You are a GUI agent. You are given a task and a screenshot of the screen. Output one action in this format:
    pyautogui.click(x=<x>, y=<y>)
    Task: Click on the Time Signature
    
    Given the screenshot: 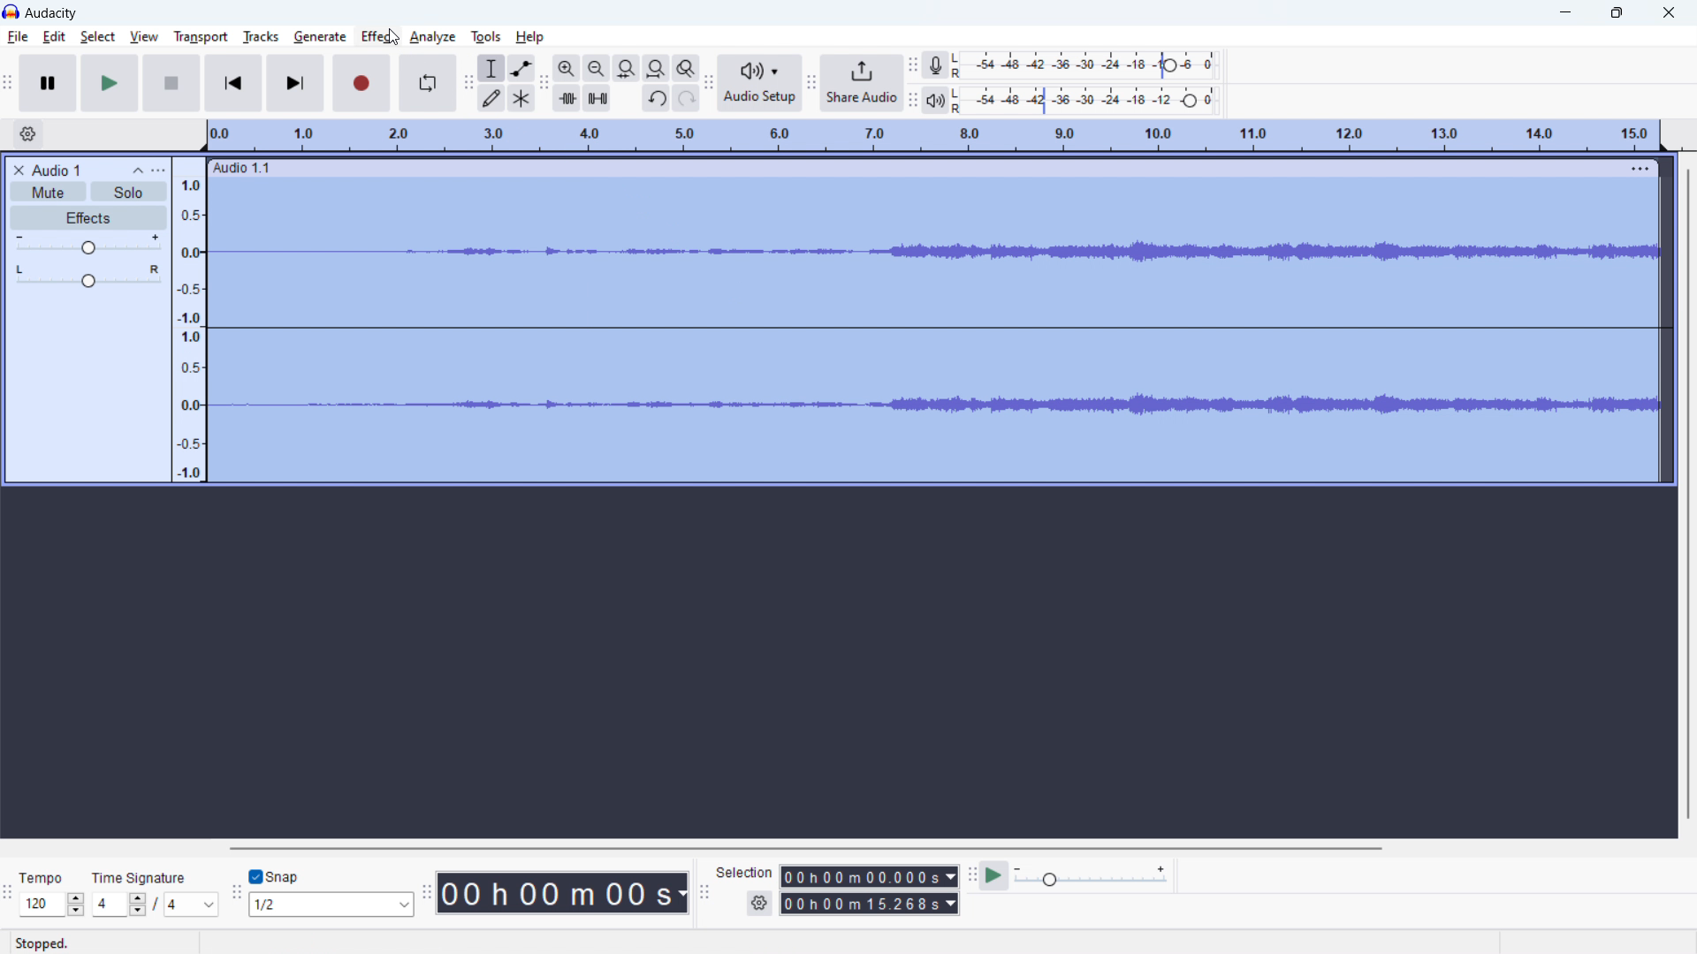 What is the action you would take?
    pyautogui.click(x=141, y=874)
    